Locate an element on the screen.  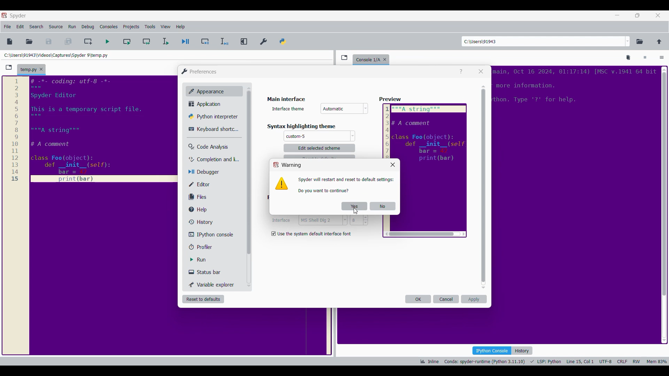
Appearance, current setting highlighted is located at coordinates (215, 91).